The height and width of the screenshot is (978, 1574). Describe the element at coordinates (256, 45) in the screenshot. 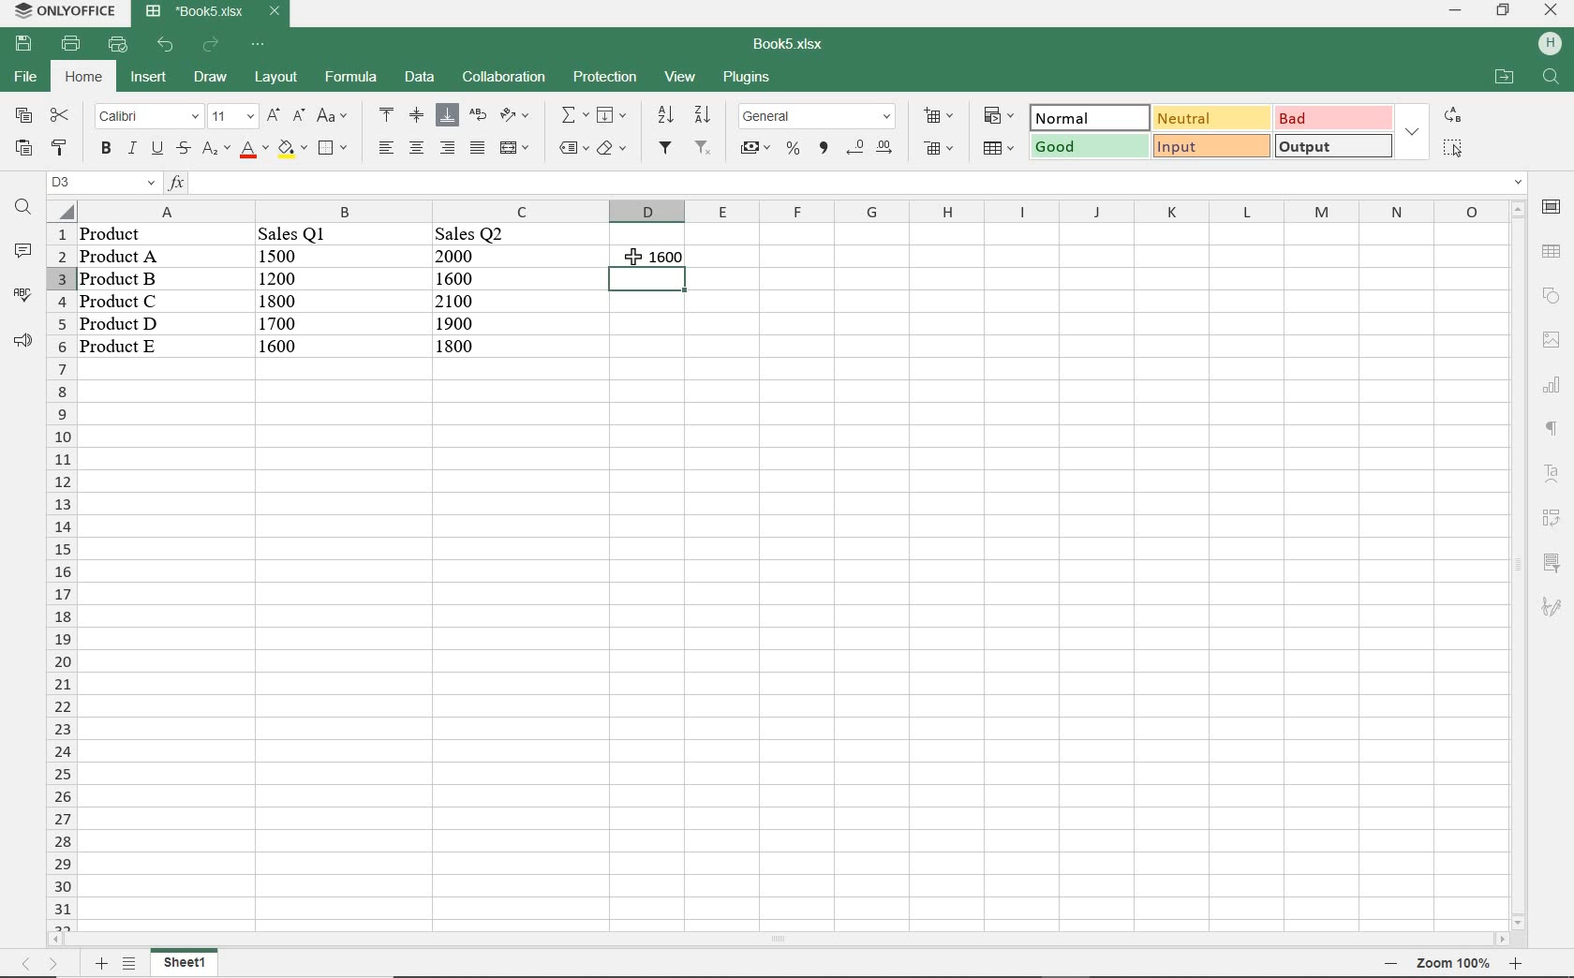

I see `customize quick access toolbar` at that location.